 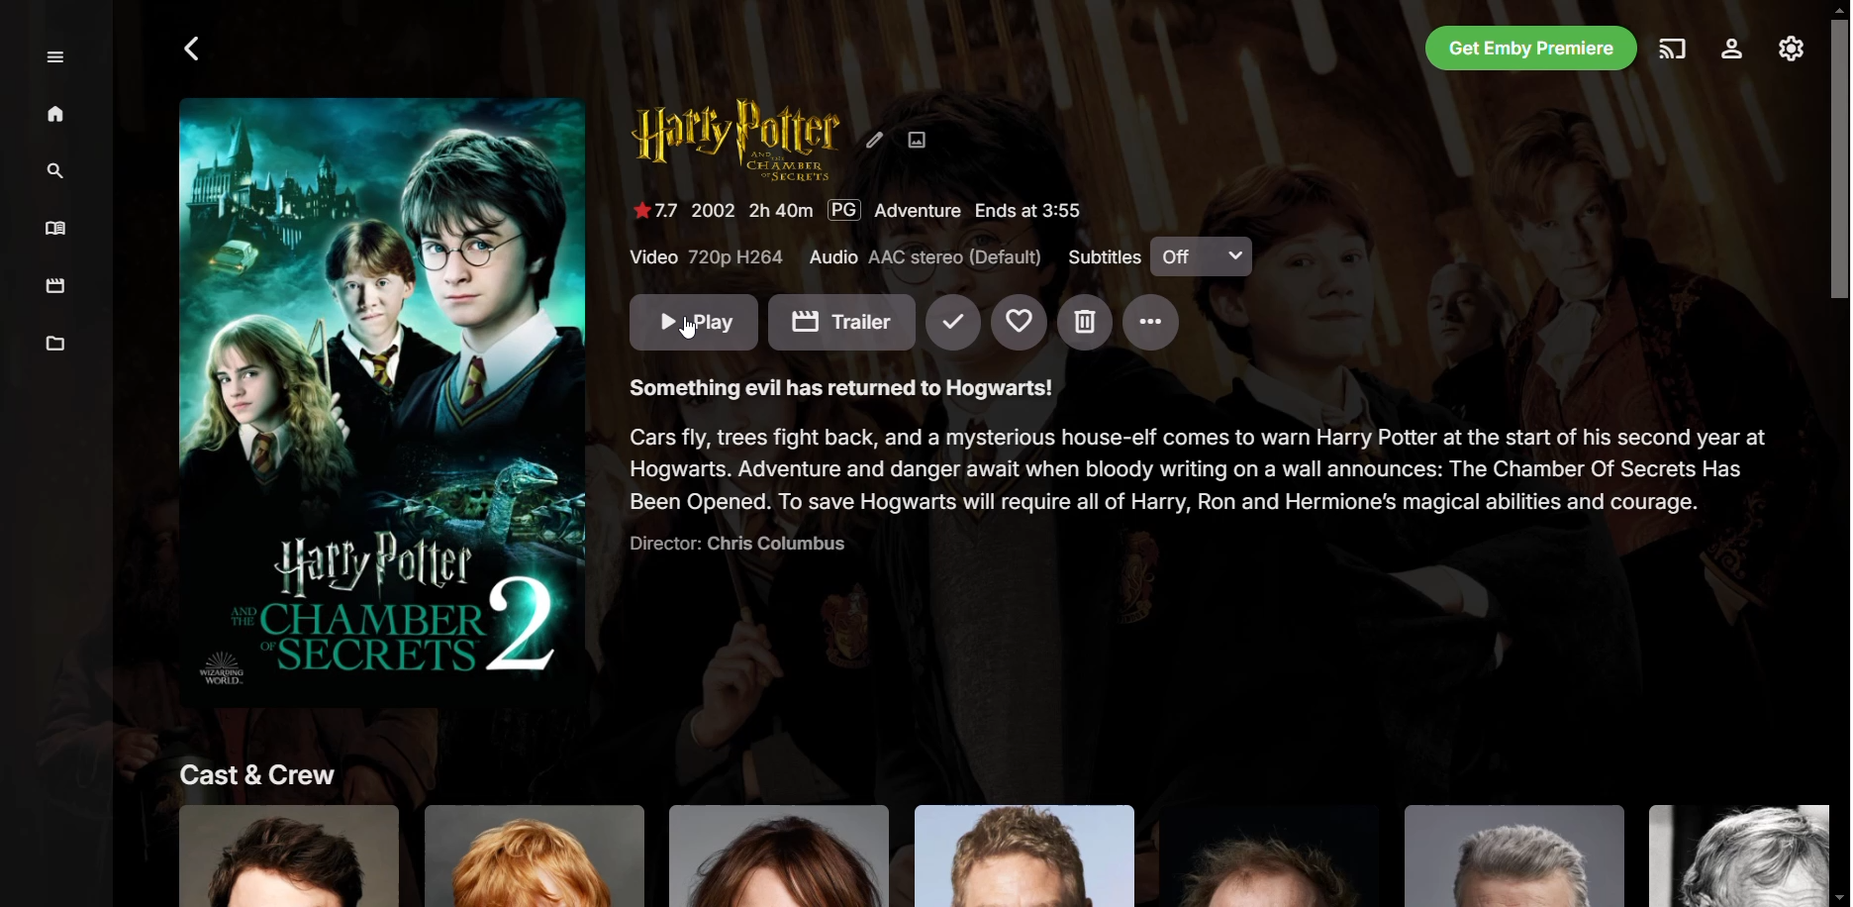 What do you see at coordinates (60, 171) in the screenshot?
I see `Search` at bounding box center [60, 171].